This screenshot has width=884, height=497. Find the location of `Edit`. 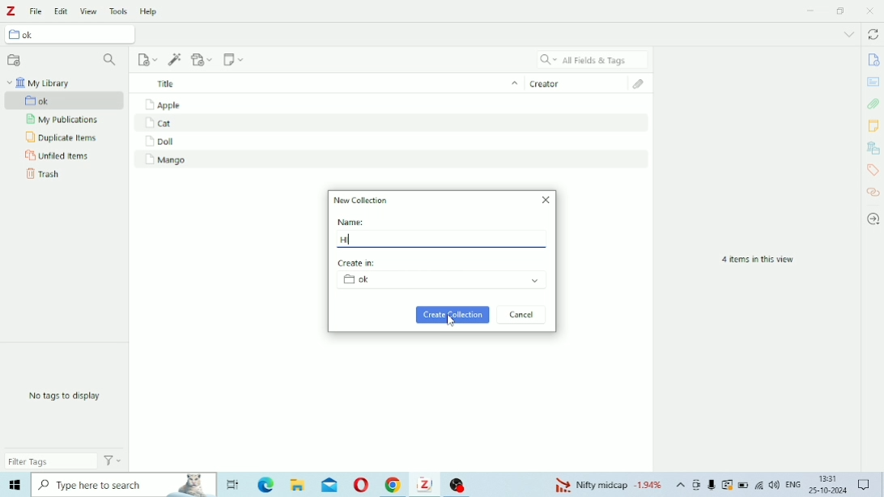

Edit is located at coordinates (60, 11).